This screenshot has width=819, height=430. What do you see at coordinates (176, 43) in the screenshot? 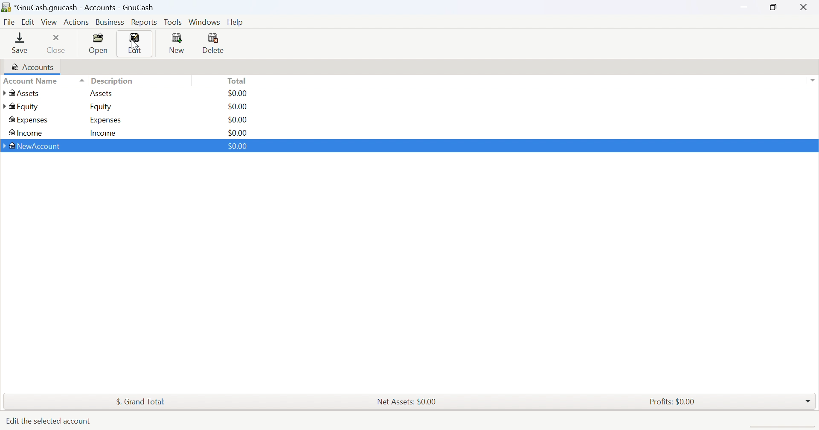
I see `New` at bounding box center [176, 43].